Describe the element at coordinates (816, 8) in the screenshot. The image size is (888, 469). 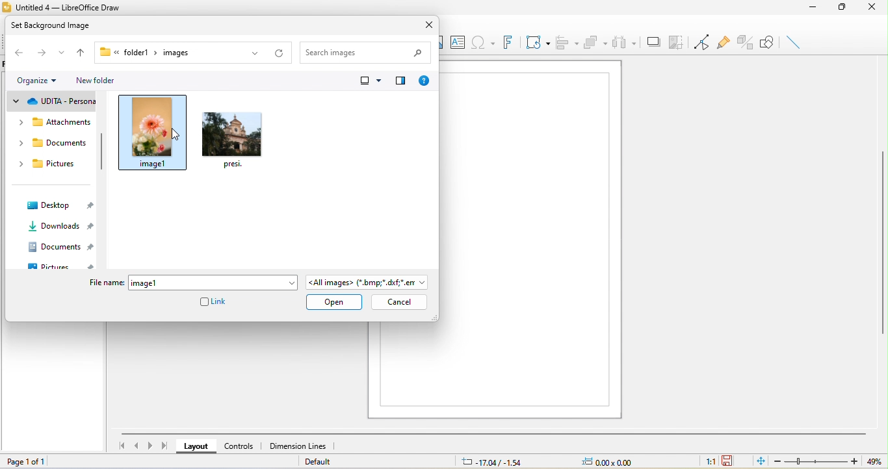
I see `minimize` at that location.